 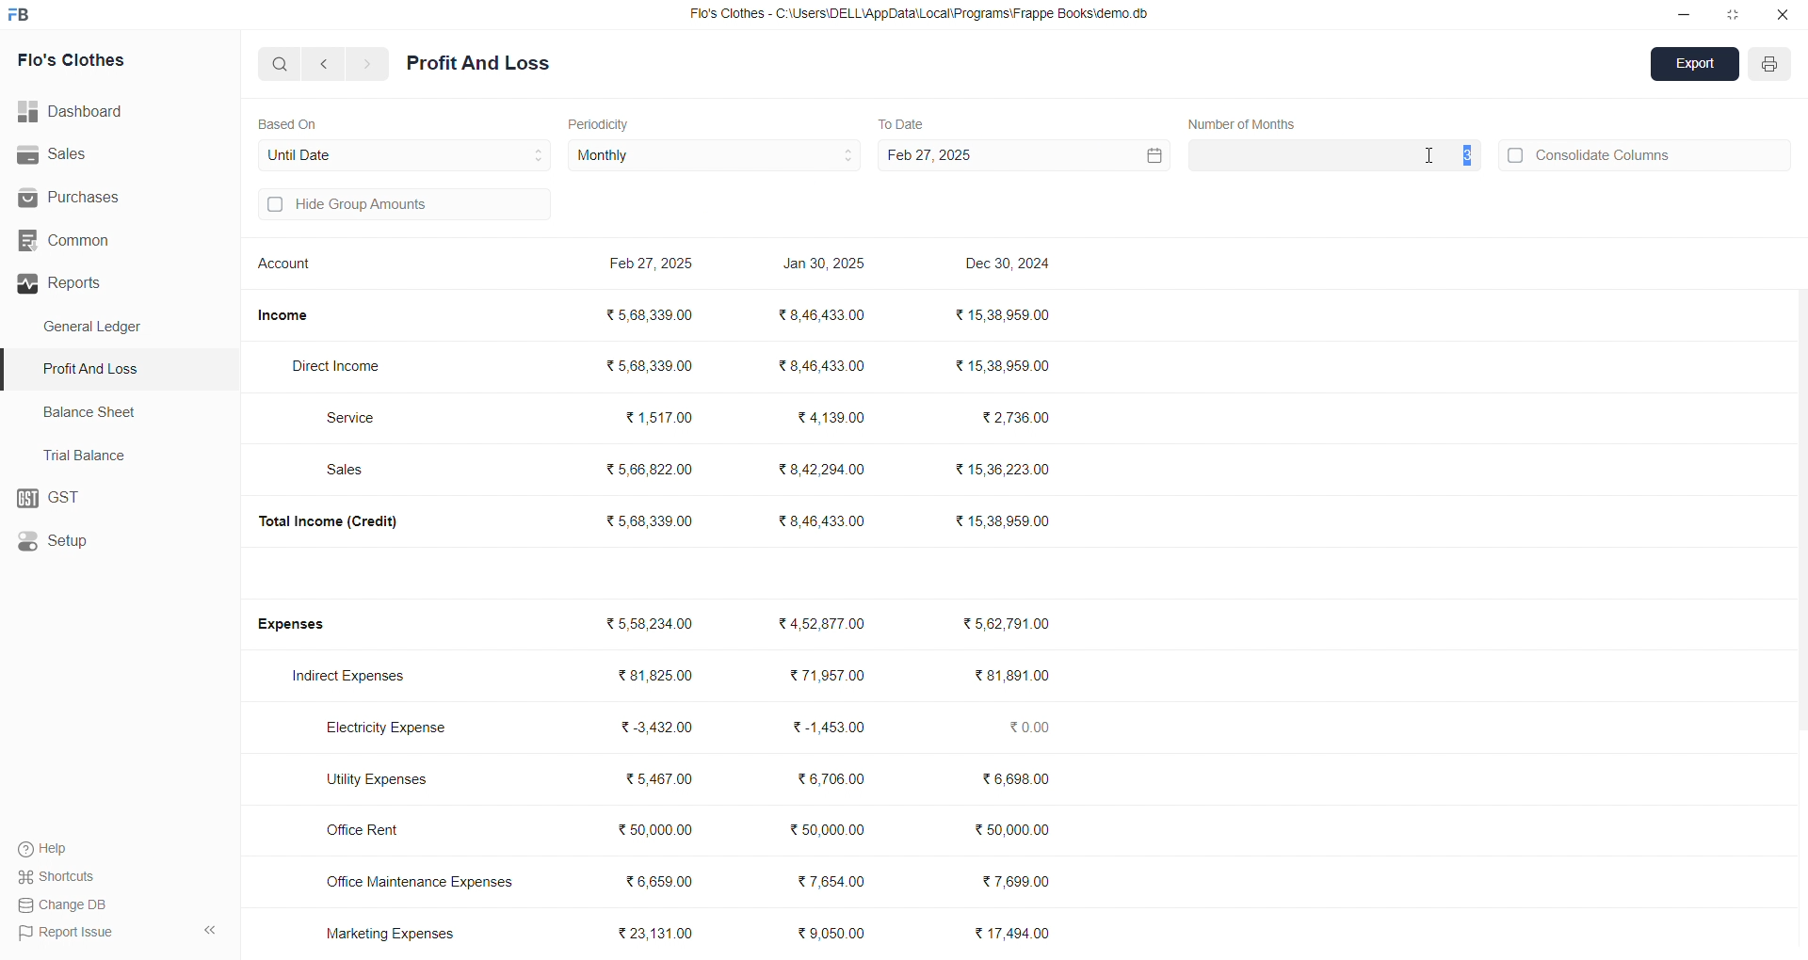 I want to click on ₹ 9,050.00, so click(x=837, y=936).